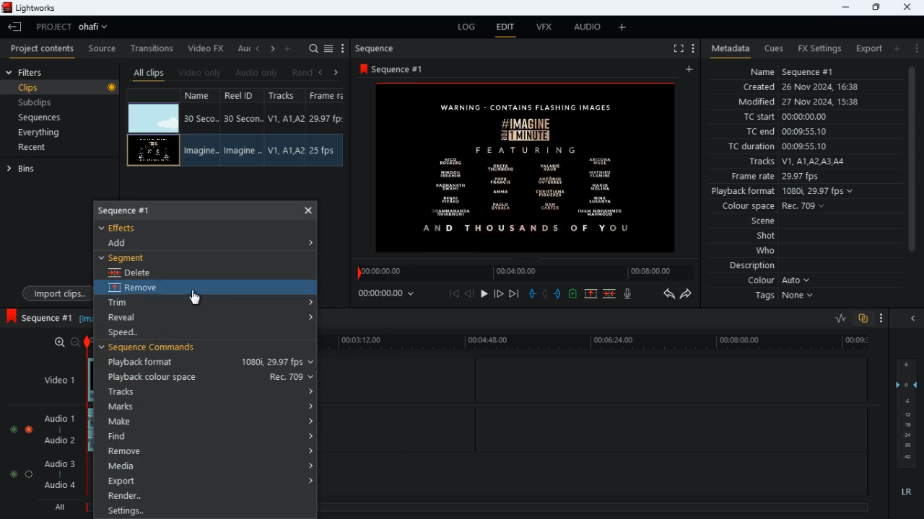 Image resolution: width=924 pixels, height=519 pixels. Describe the element at coordinates (212, 481) in the screenshot. I see `export` at that location.